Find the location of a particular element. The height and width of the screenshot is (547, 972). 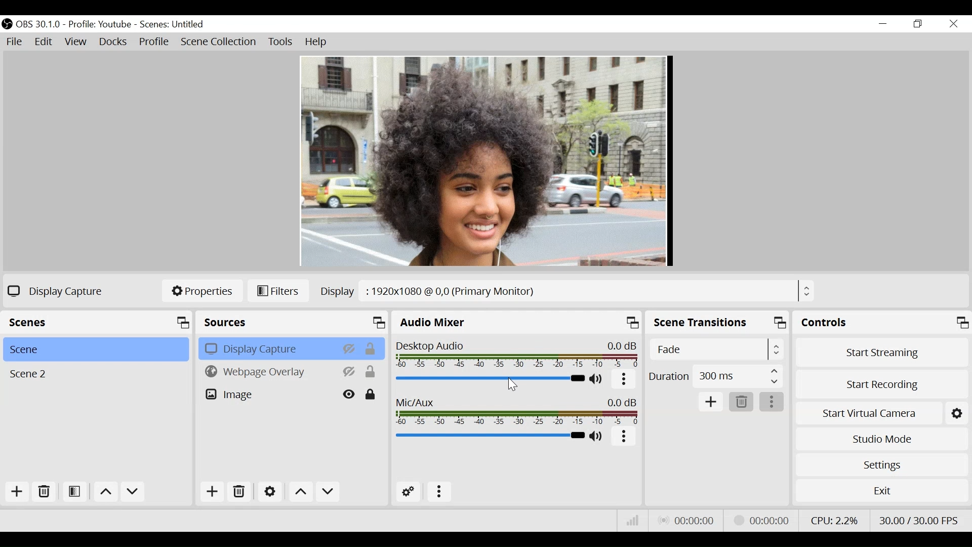

(un)lock is located at coordinates (373, 348).